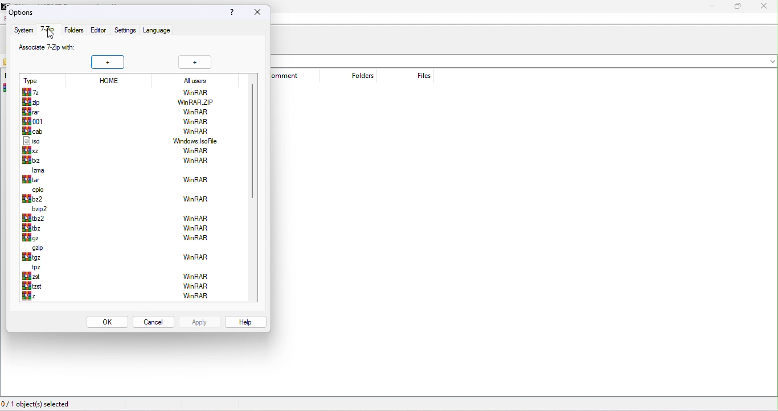 The width and height of the screenshot is (778, 411). What do you see at coordinates (112, 81) in the screenshot?
I see `home` at bounding box center [112, 81].